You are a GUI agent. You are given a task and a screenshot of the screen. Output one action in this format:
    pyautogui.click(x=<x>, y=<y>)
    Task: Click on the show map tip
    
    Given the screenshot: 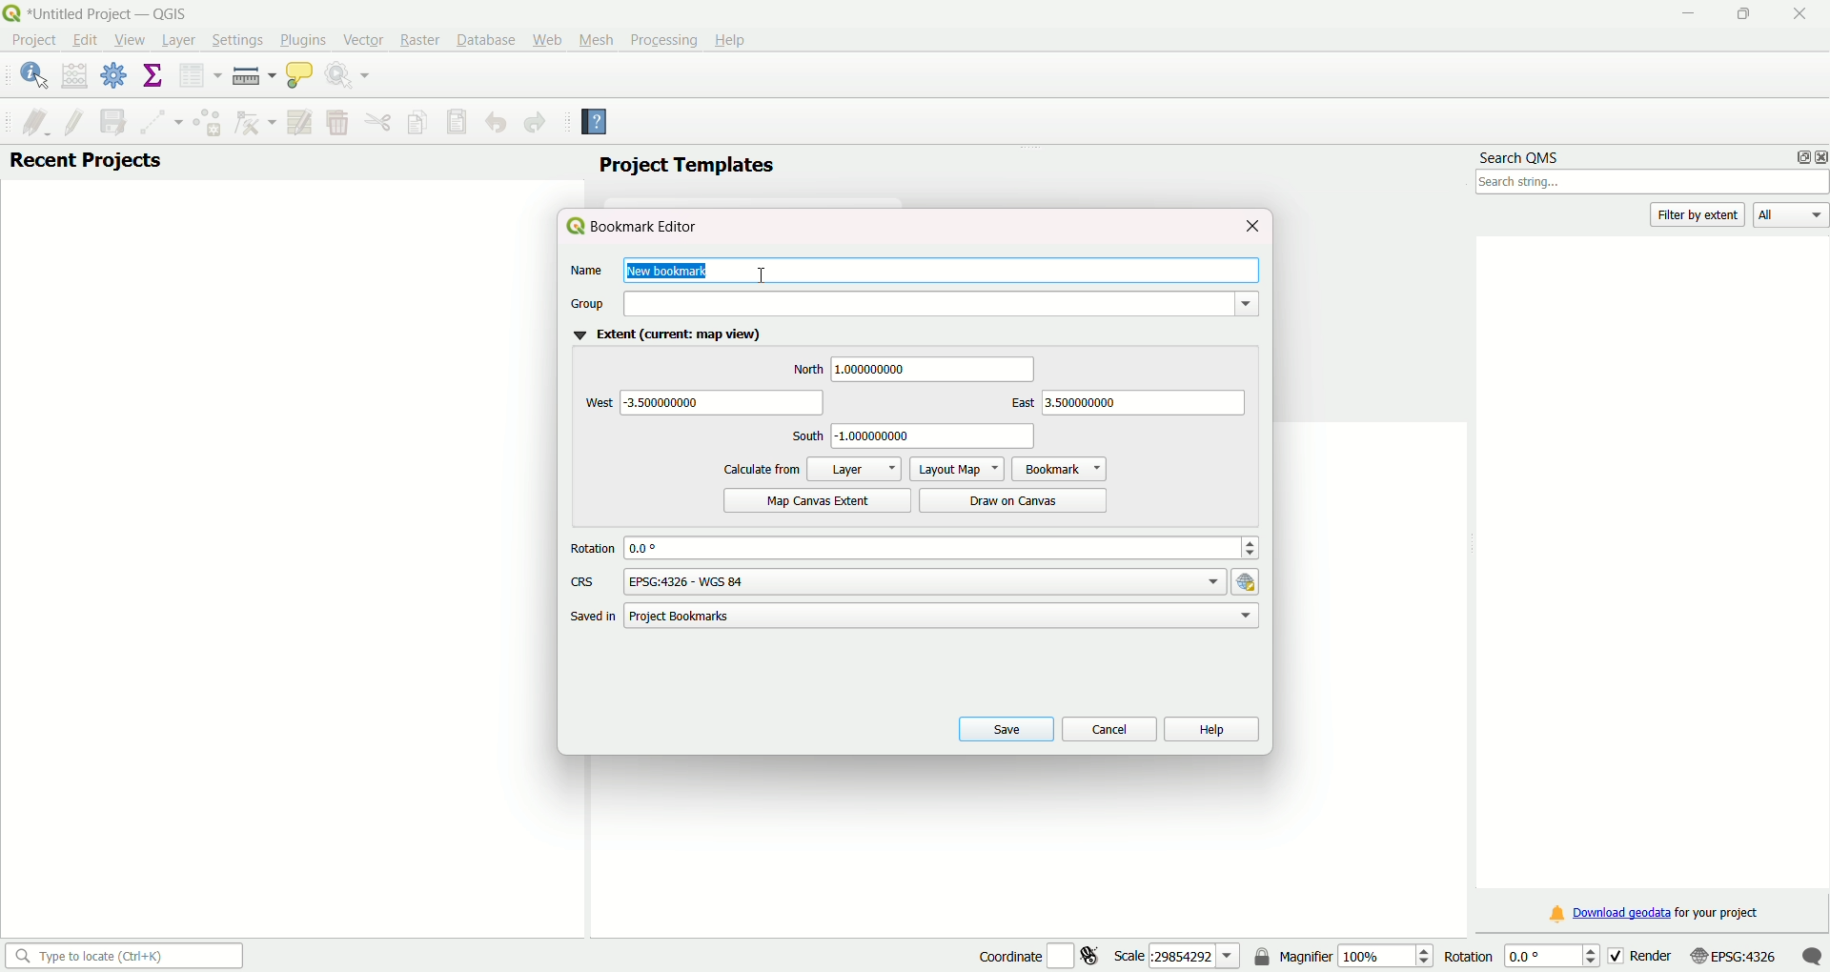 What is the action you would take?
    pyautogui.click(x=299, y=77)
    